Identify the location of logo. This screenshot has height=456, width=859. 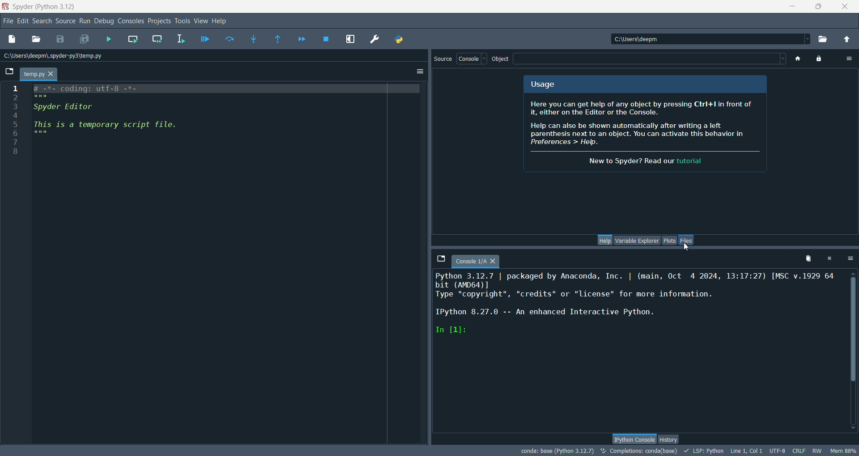
(6, 7).